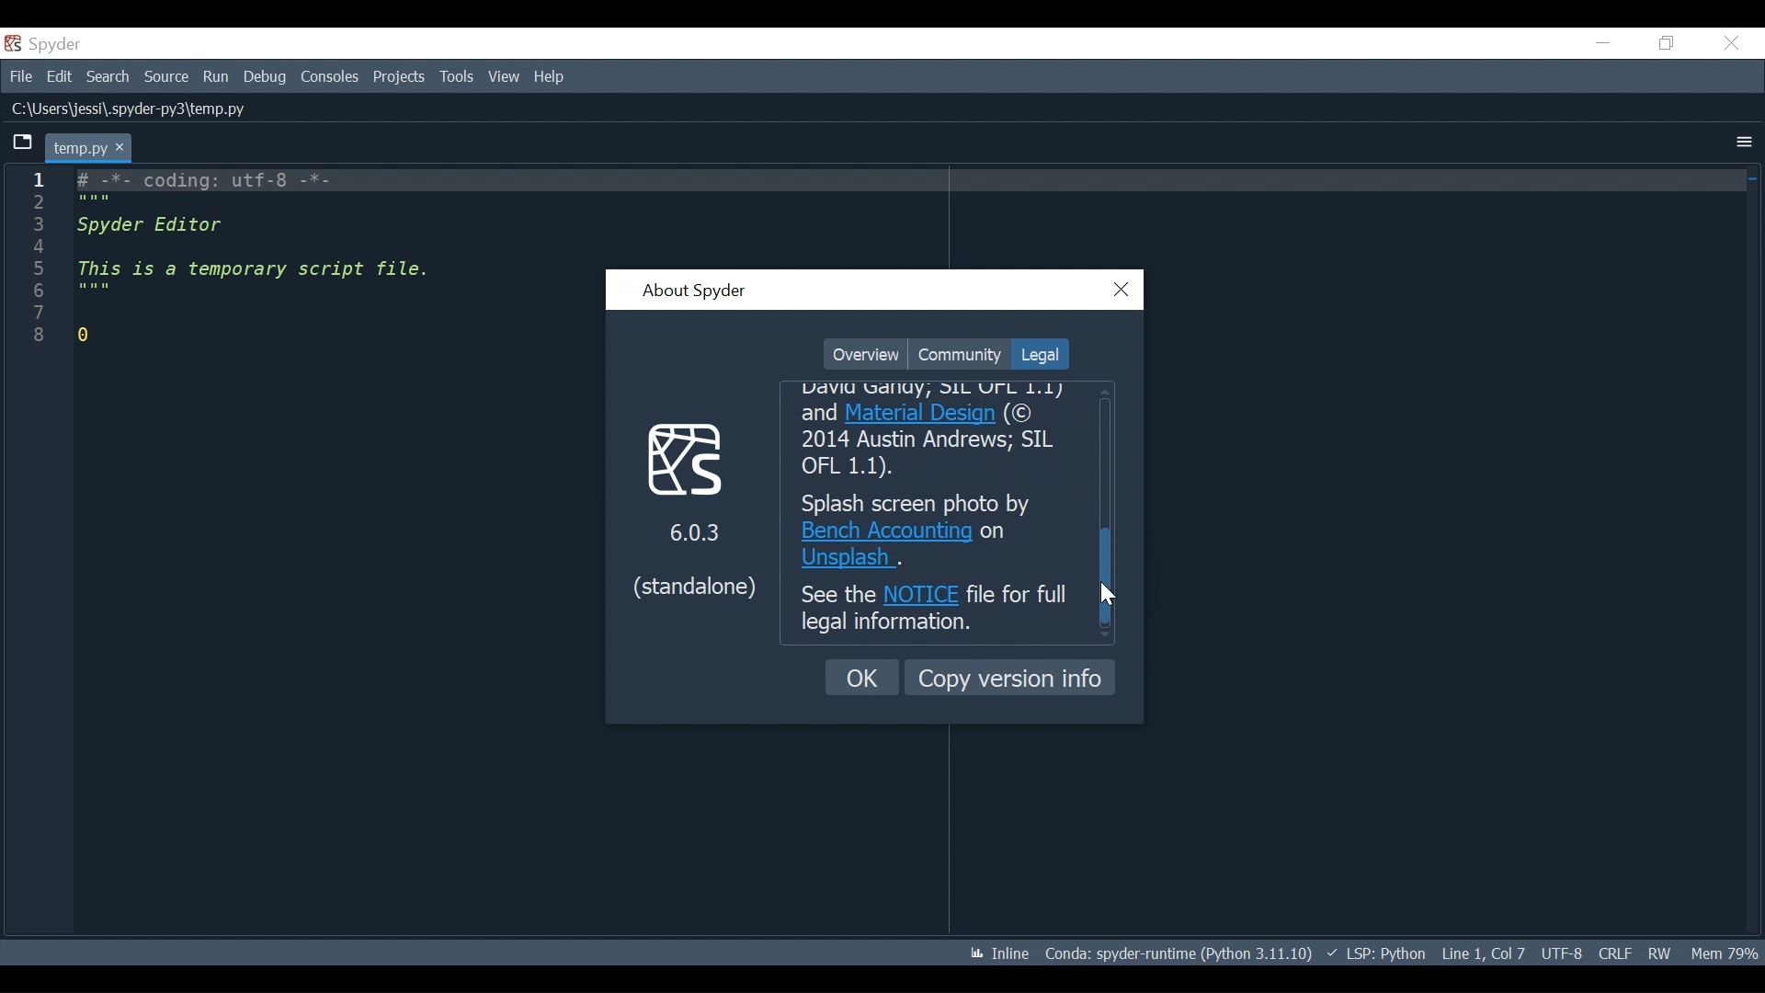 This screenshot has width=1765, height=993. What do you see at coordinates (1110, 594) in the screenshot?
I see `Cursor` at bounding box center [1110, 594].